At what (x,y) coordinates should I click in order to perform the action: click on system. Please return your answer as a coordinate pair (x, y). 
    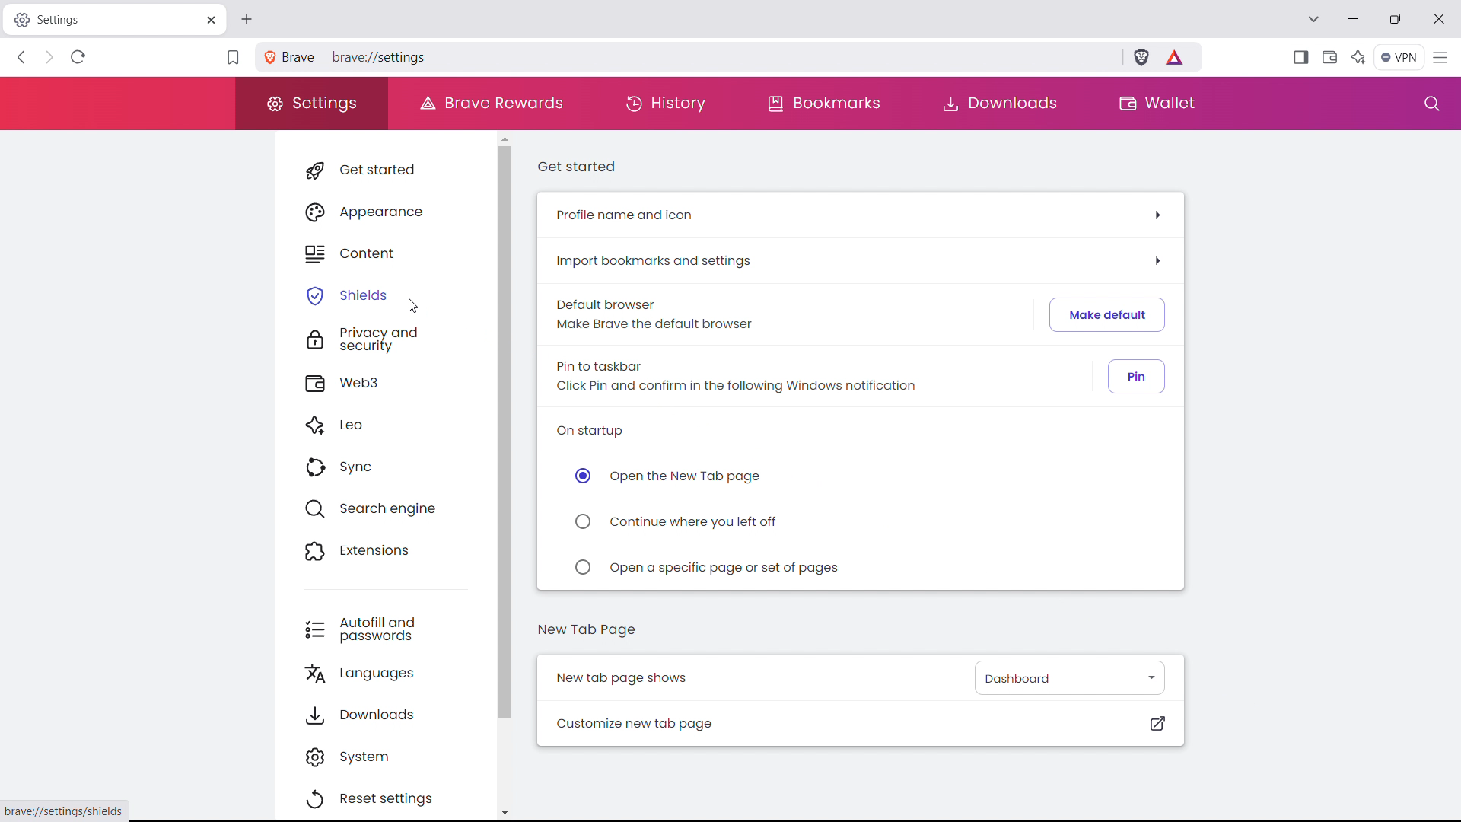
    Looking at the image, I should click on (381, 755).